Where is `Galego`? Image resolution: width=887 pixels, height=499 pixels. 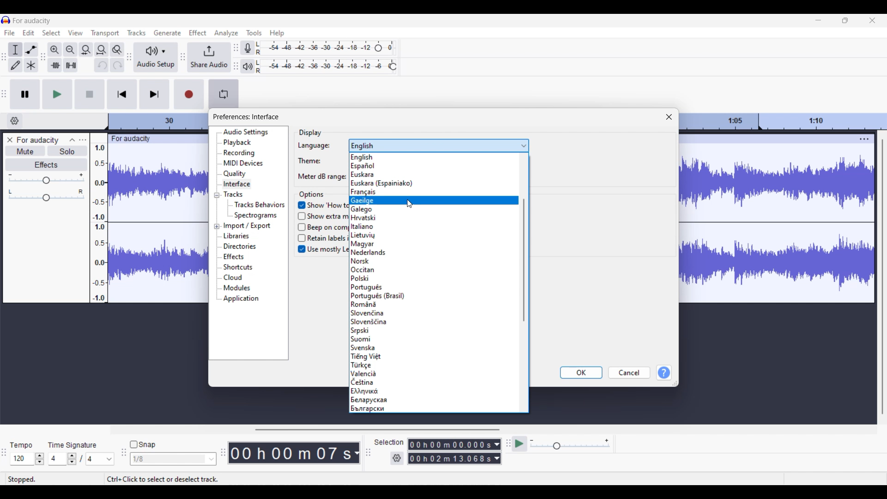
Galego is located at coordinates (363, 208).